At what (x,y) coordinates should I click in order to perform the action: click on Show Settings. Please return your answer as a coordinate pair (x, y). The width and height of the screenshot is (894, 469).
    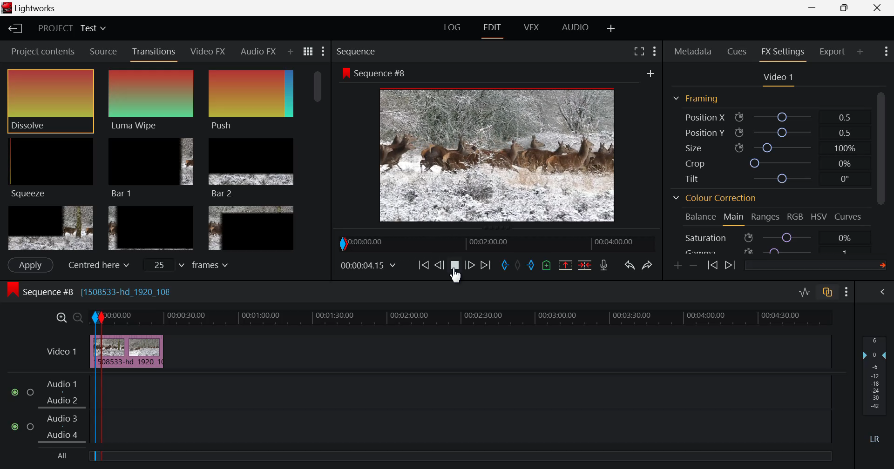
    Looking at the image, I should click on (848, 291).